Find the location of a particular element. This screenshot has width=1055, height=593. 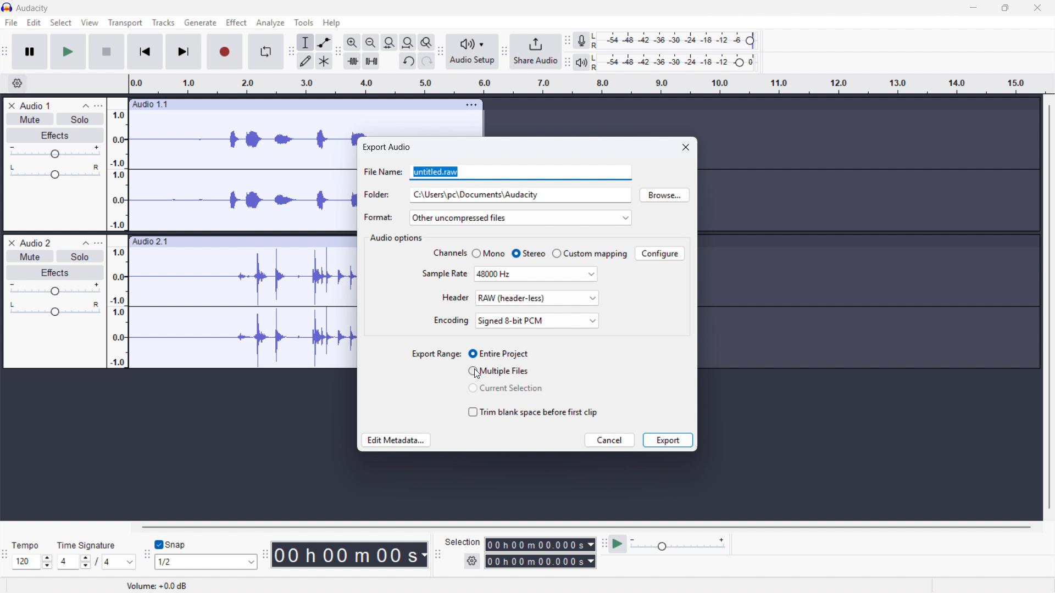

Audio setup toolbar is located at coordinates (441, 51).